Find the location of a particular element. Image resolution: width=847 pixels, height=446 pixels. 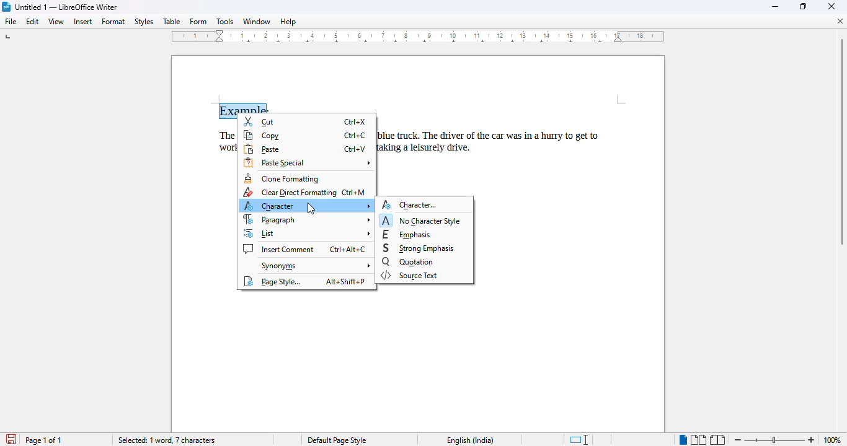

no character style is located at coordinates (421, 220).